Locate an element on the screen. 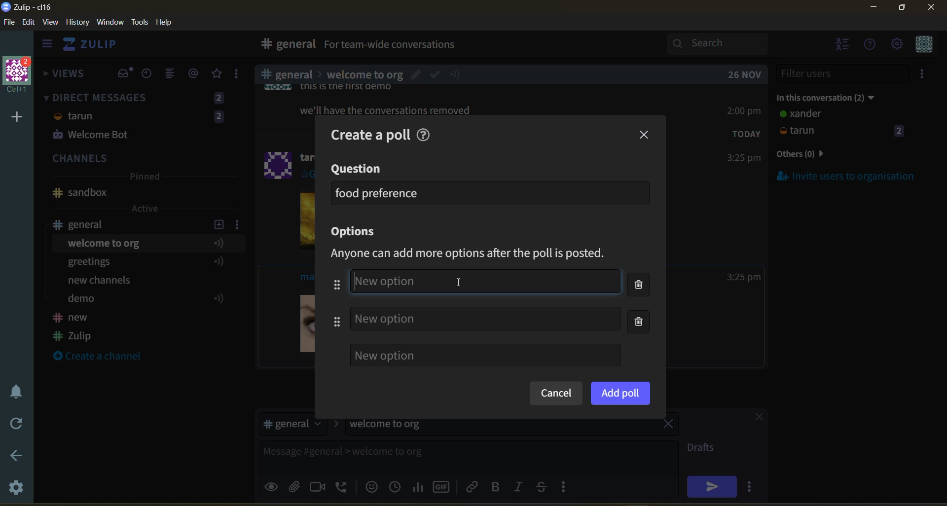 This screenshot has height=506, width=947. direct messages is located at coordinates (143, 118).